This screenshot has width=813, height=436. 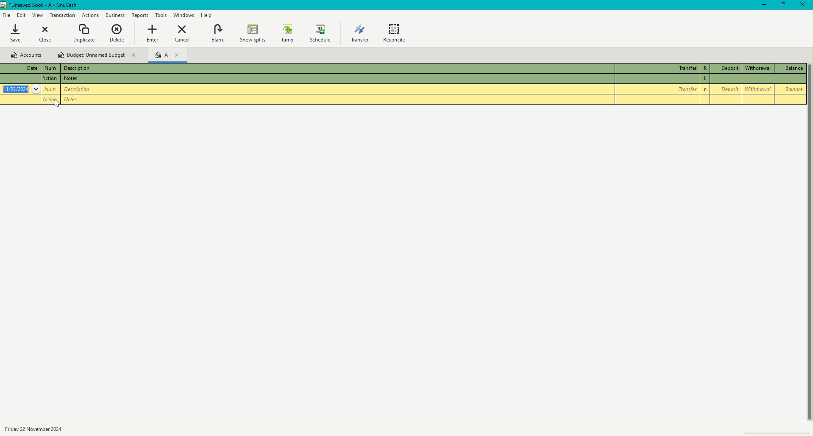 I want to click on Accounts, so click(x=27, y=55).